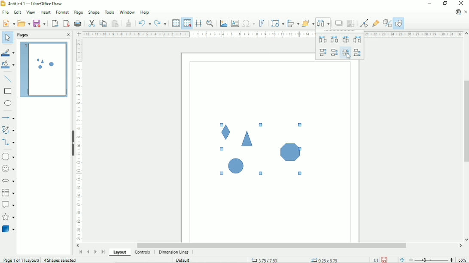 This screenshot has width=469, height=263. What do you see at coordinates (103, 23) in the screenshot?
I see `Copy` at bounding box center [103, 23].